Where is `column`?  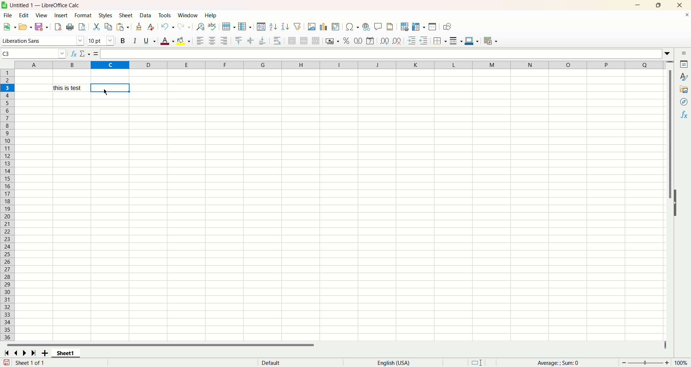
column is located at coordinates (245, 26).